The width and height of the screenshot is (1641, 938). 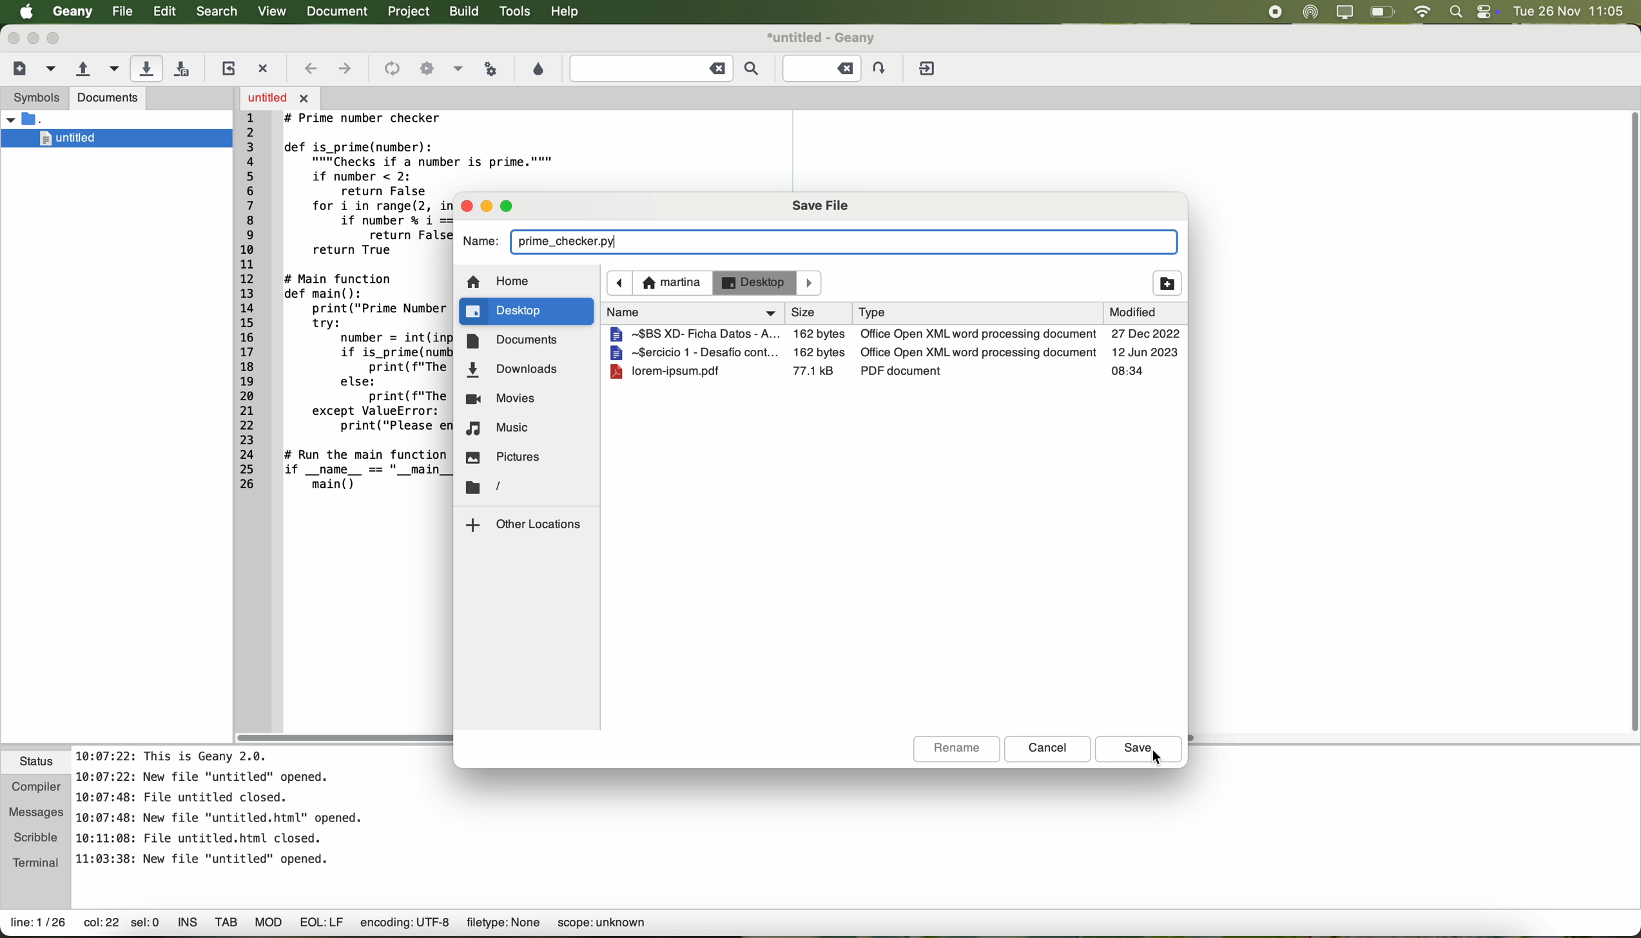 What do you see at coordinates (391, 68) in the screenshot?
I see `icon` at bounding box center [391, 68].